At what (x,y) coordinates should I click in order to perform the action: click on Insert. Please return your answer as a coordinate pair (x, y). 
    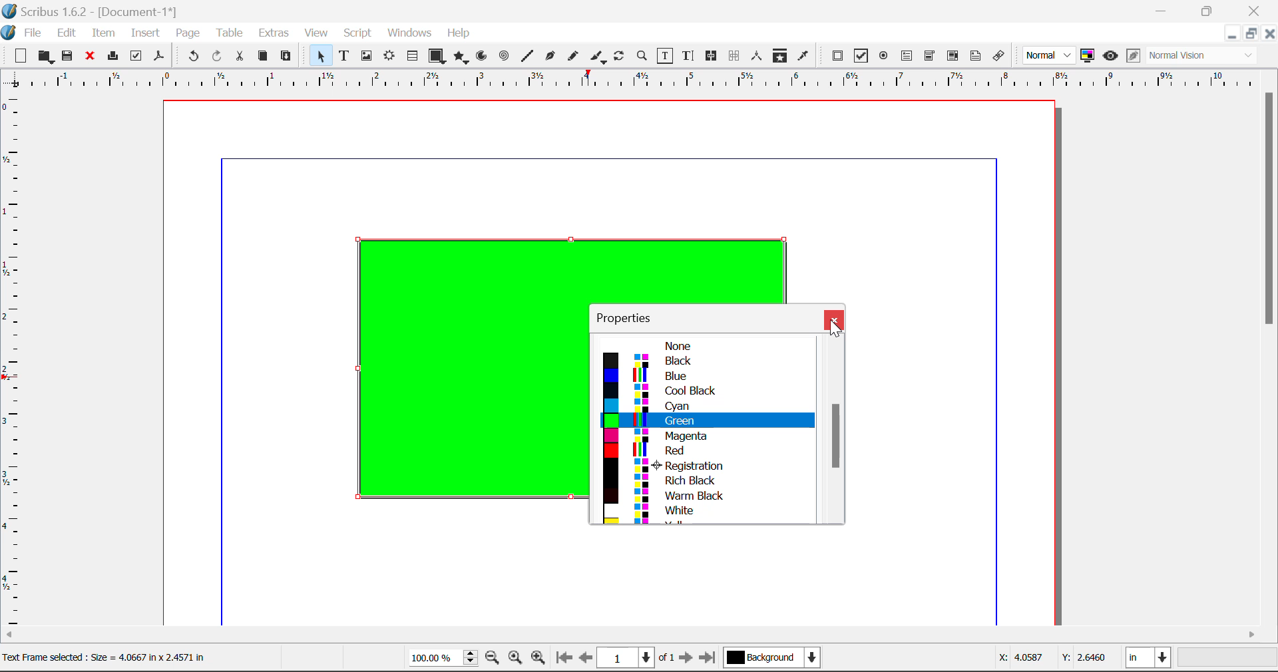
    Looking at the image, I should click on (144, 33).